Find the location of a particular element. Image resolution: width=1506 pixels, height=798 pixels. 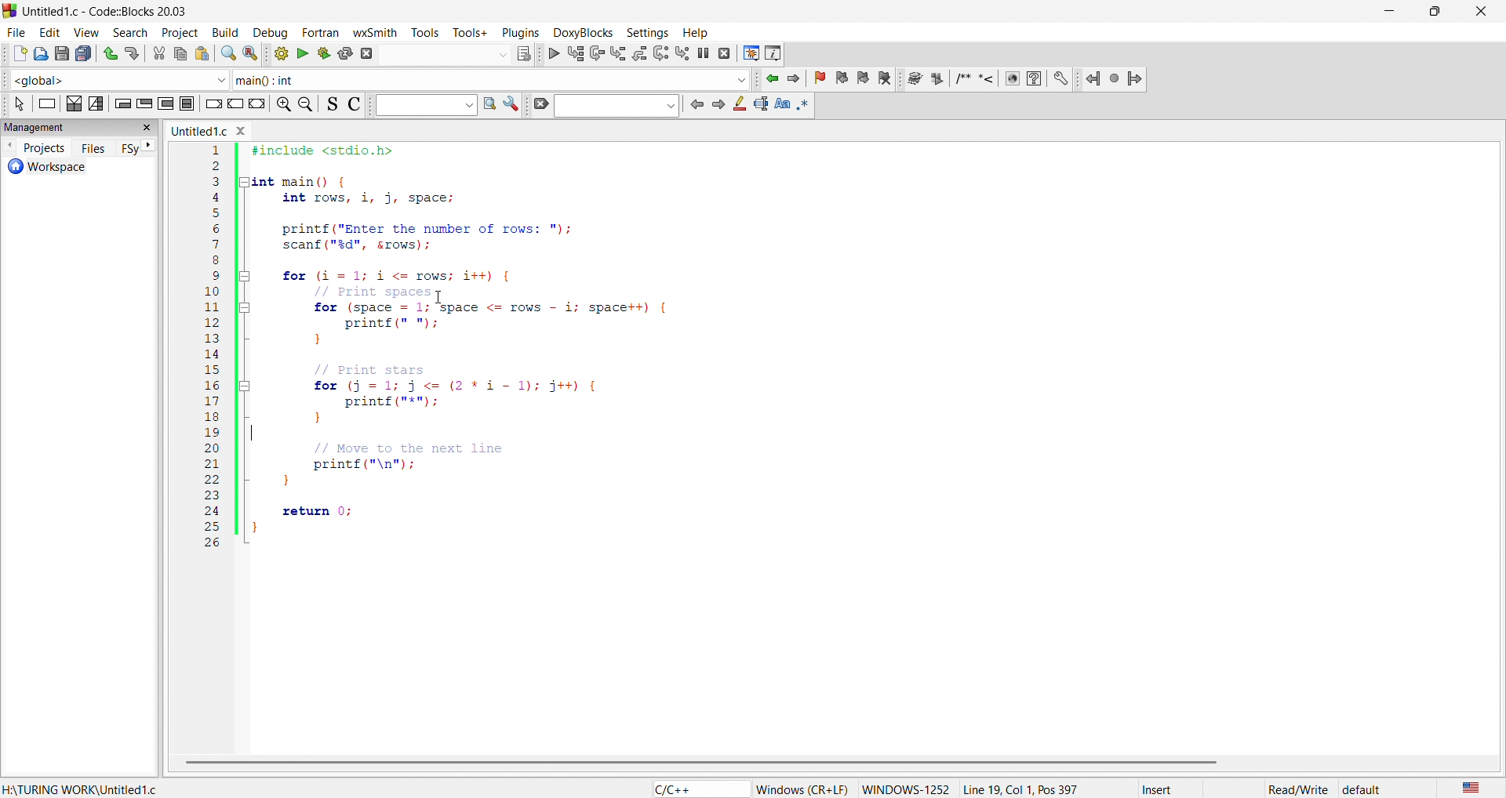

show selected target dialog is located at coordinates (522, 53).